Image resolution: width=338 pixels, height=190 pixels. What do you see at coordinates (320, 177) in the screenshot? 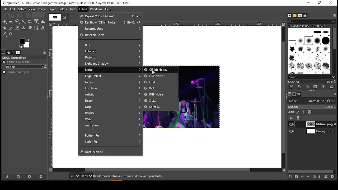
I see `merge layer` at bounding box center [320, 177].